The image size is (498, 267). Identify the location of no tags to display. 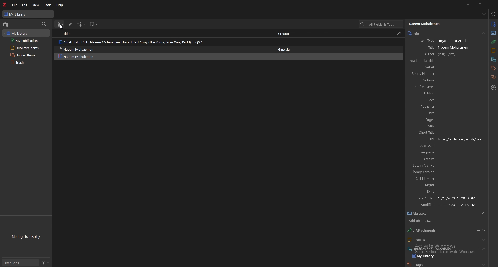
(26, 236).